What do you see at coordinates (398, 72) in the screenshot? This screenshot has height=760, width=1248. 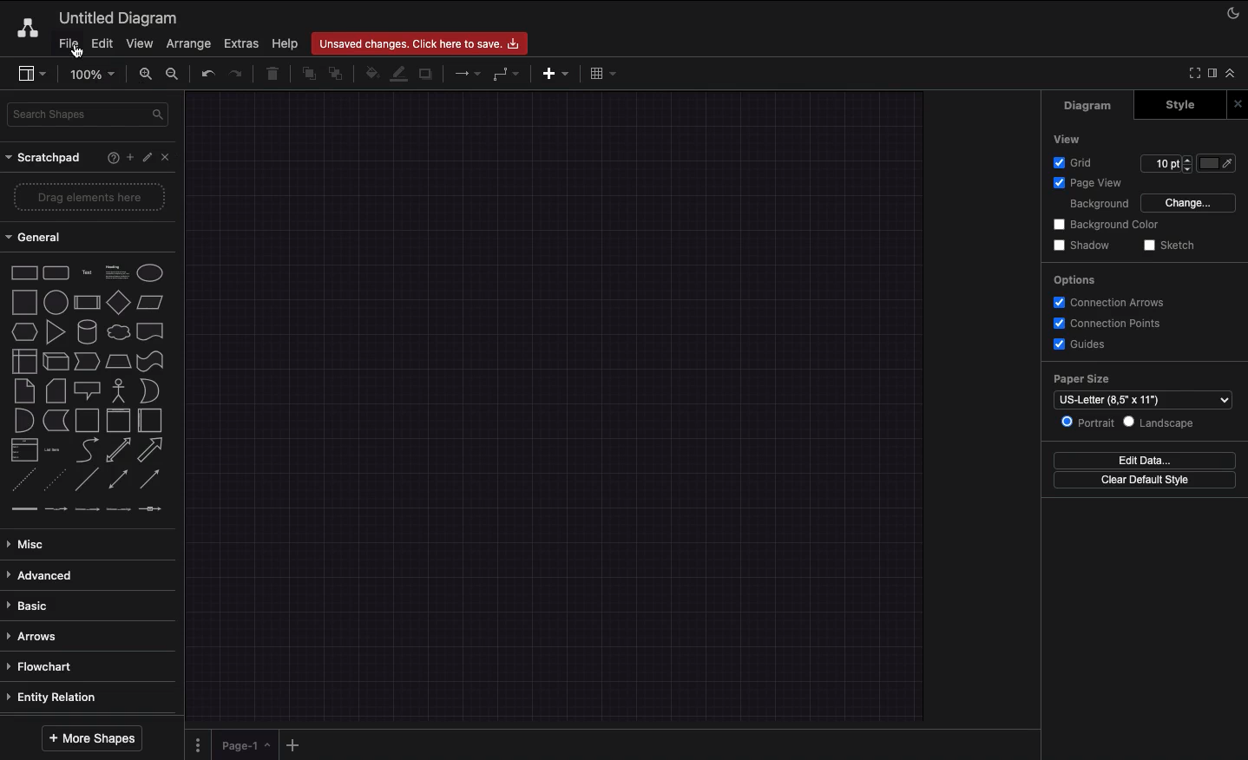 I see `Line color` at bounding box center [398, 72].